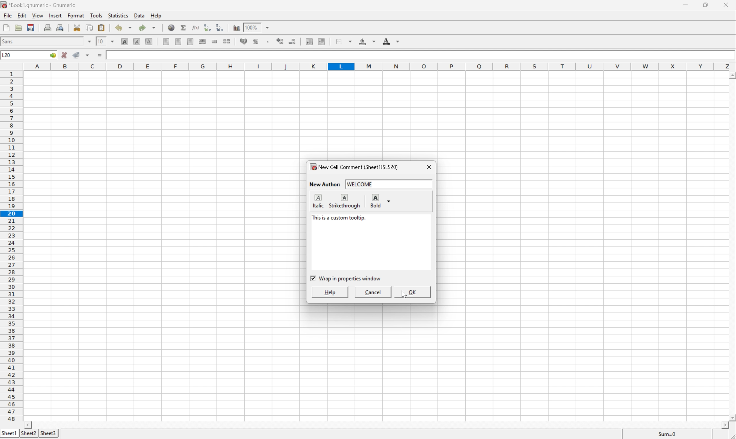 The image size is (736, 439). What do you see at coordinates (309, 41) in the screenshot?
I see `Decrease indent, and align the contents to the left` at bounding box center [309, 41].